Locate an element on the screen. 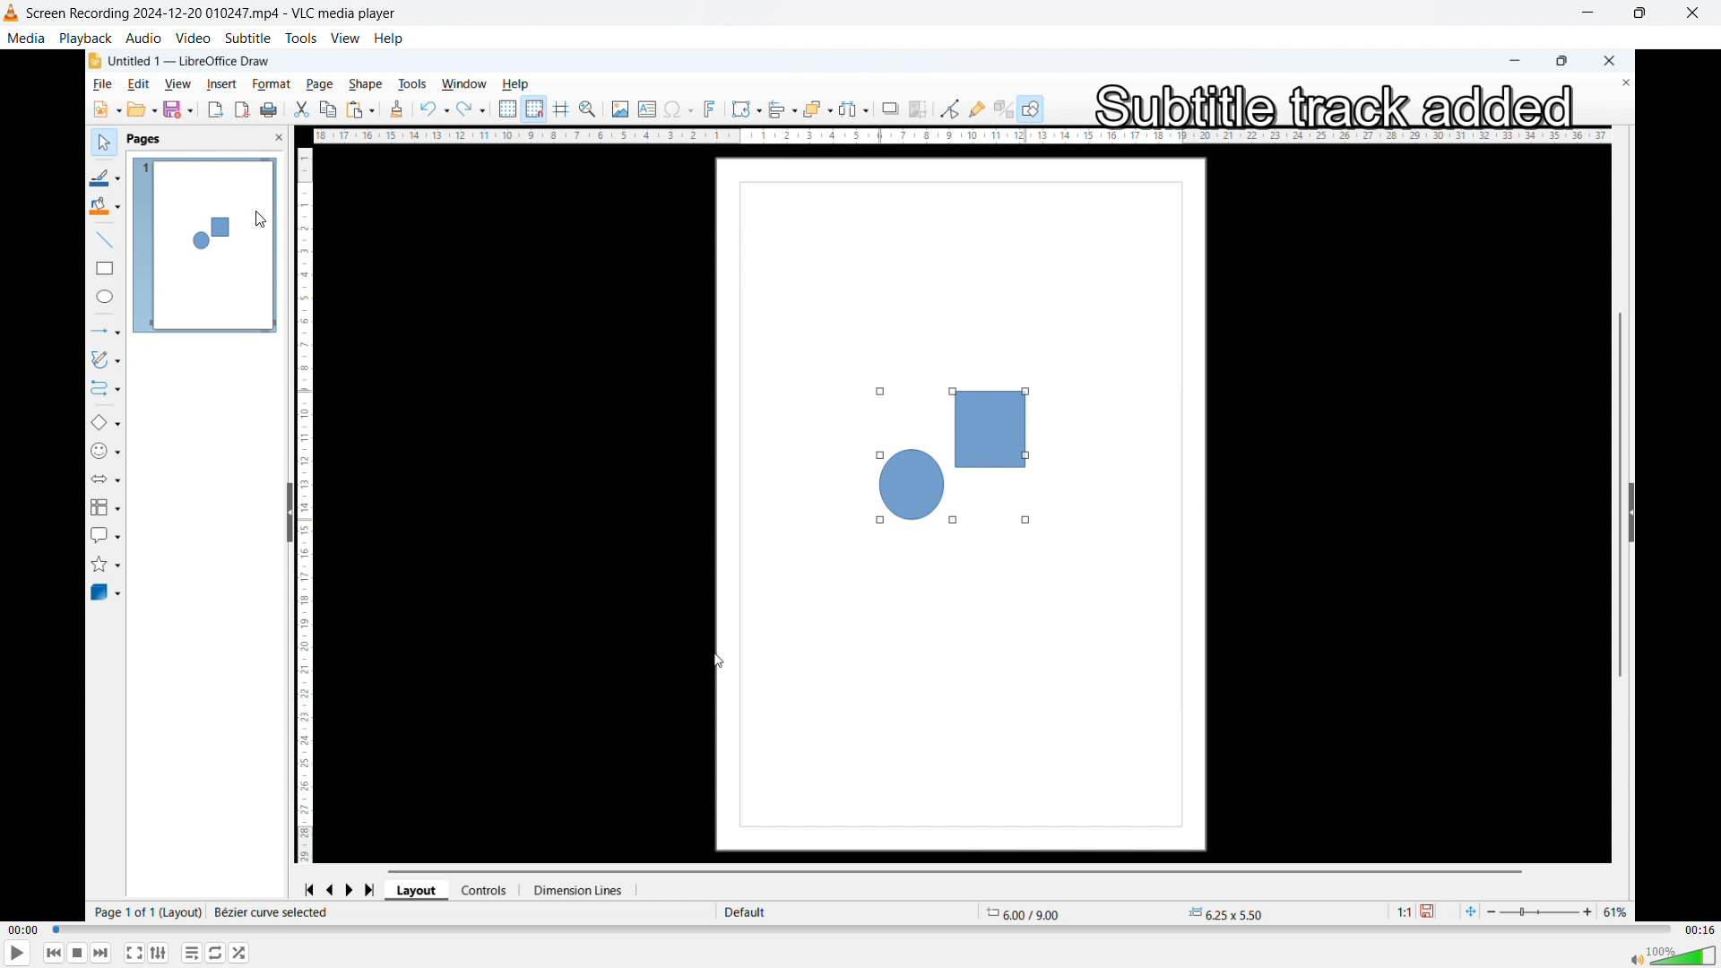 This screenshot has width=1721, height=968. zoom is located at coordinates (1561, 909).